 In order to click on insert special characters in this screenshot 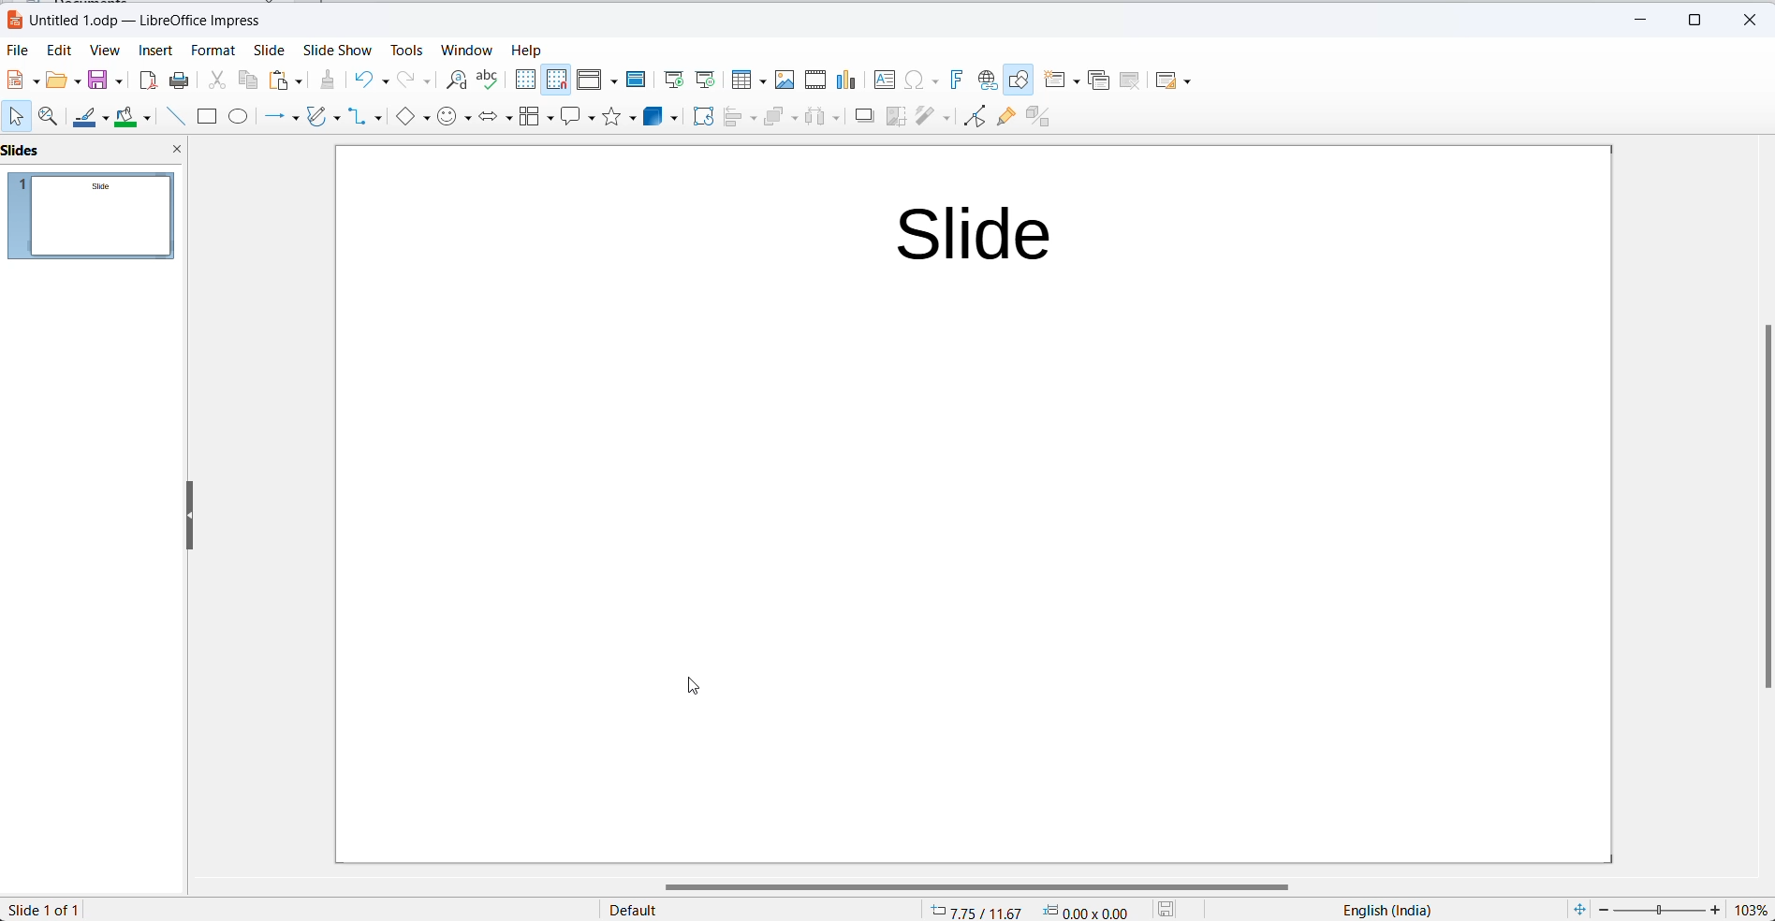, I will do `click(919, 80)`.